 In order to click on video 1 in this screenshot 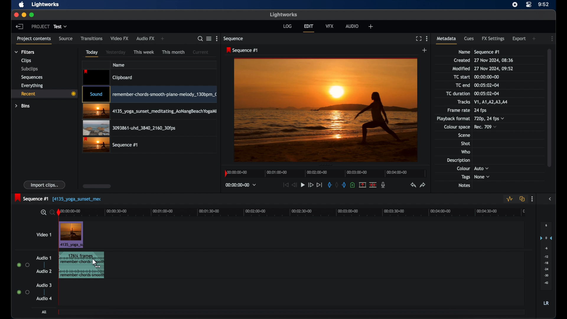, I will do `click(43, 235)`.